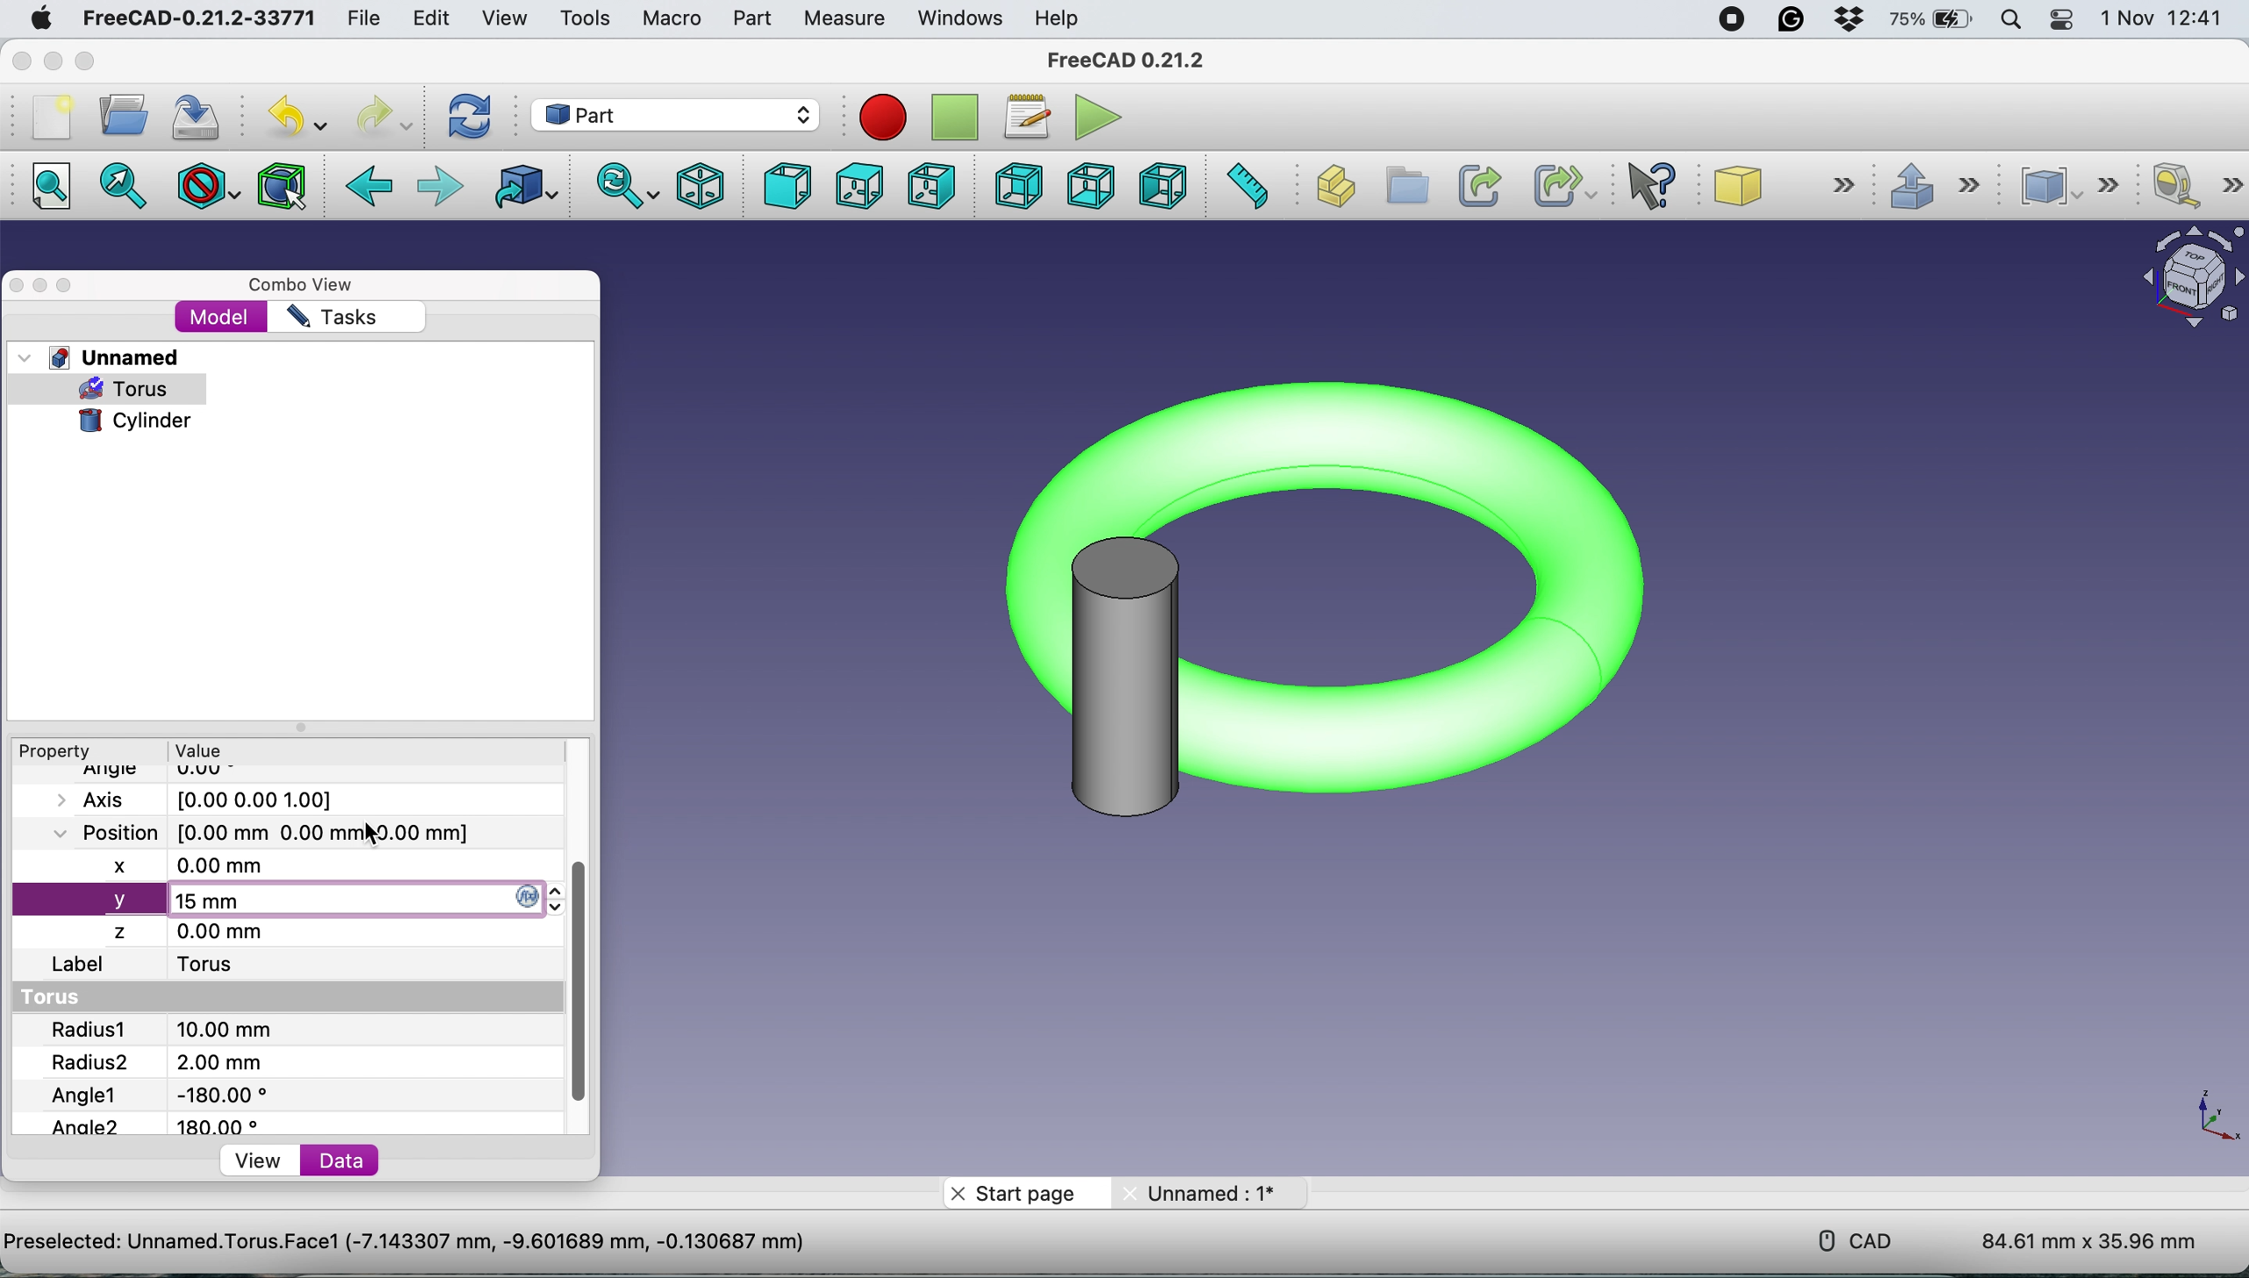 This screenshot has height=1278, width=2249. I want to click on spotlight search, so click(2015, 21).